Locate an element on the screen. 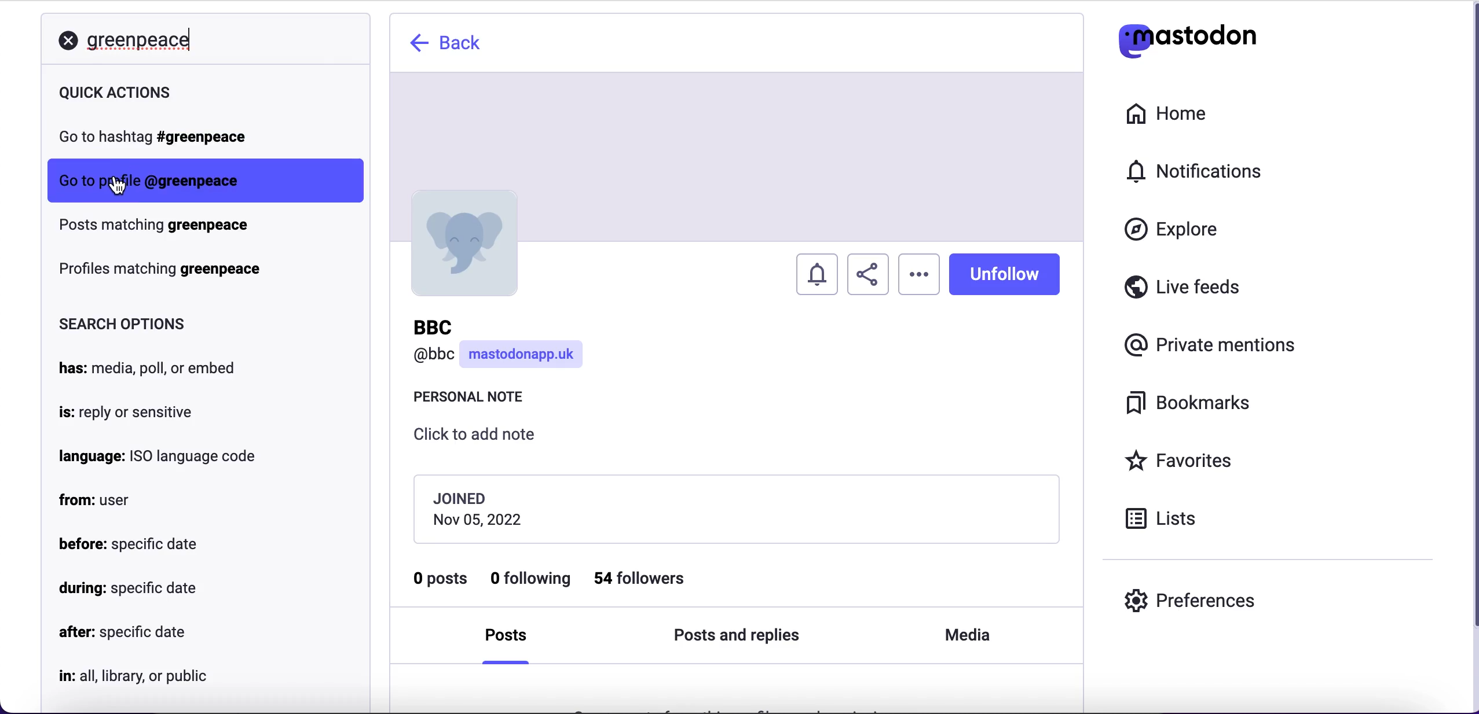 The height and width of the screenshot is (714, 1479). profile picture is located at coordinates (462, 243).